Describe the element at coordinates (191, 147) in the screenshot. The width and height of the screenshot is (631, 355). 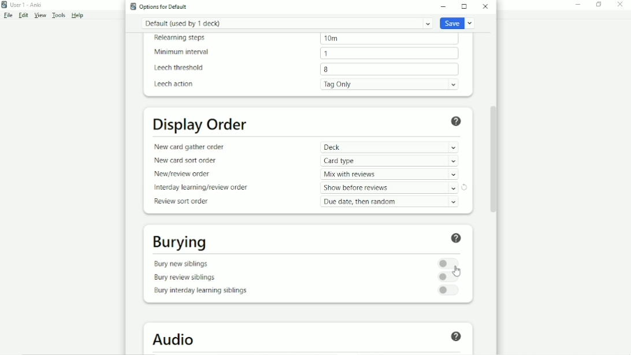
I see `New card gather order` at that location.